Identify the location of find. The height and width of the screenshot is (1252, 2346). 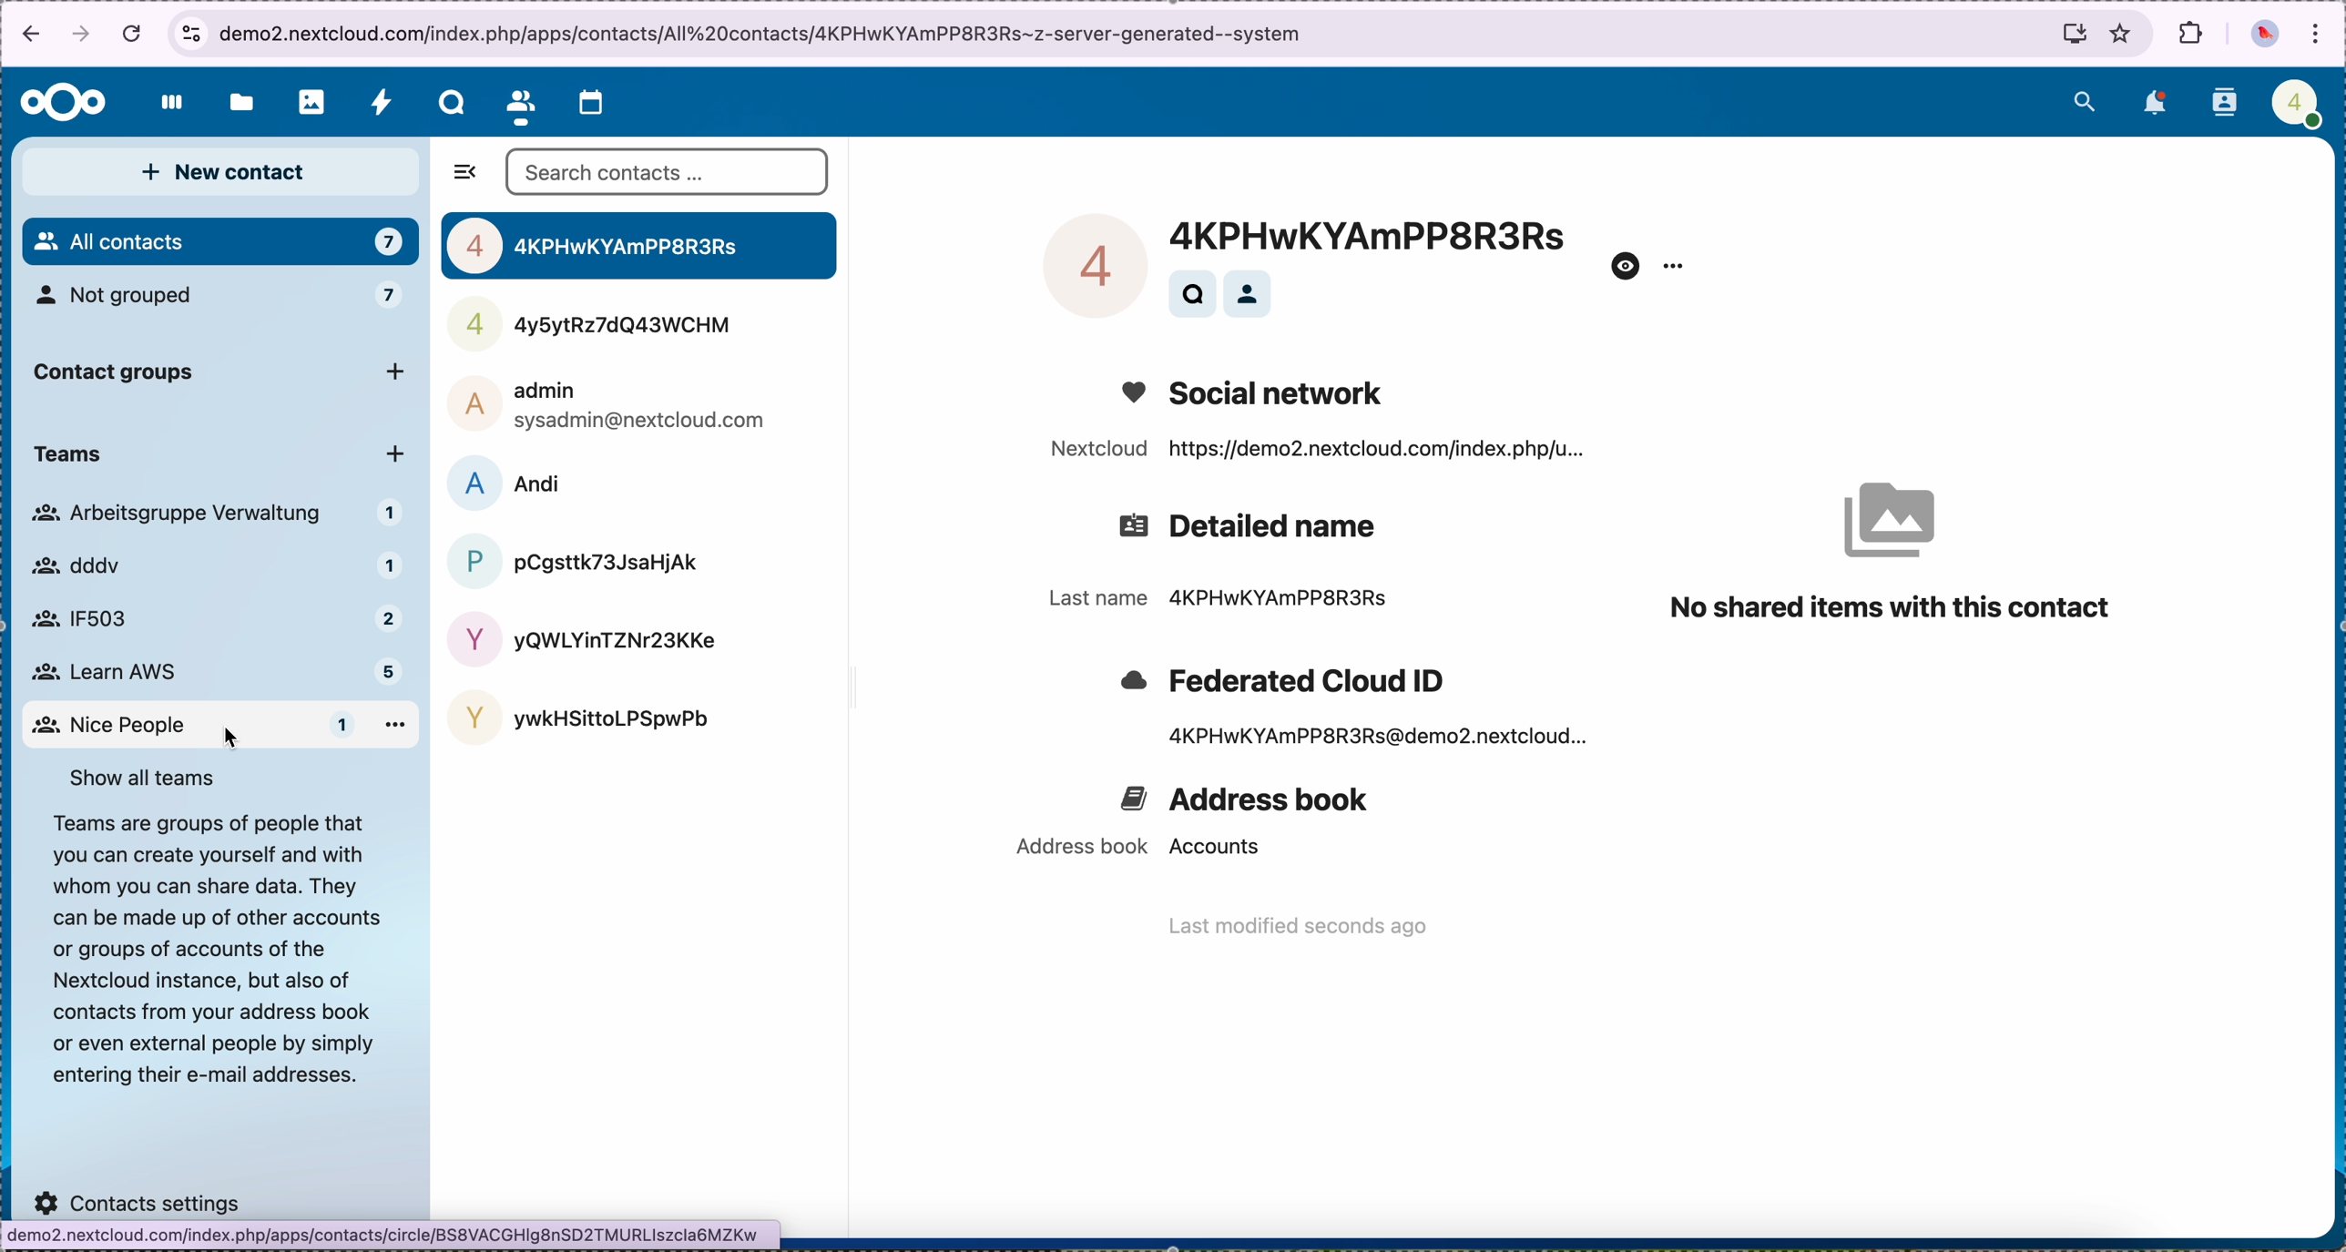
(1192, 293).